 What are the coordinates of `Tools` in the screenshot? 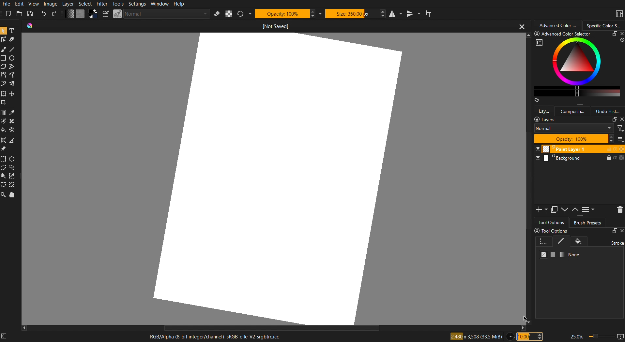 It's located at (118, 4).